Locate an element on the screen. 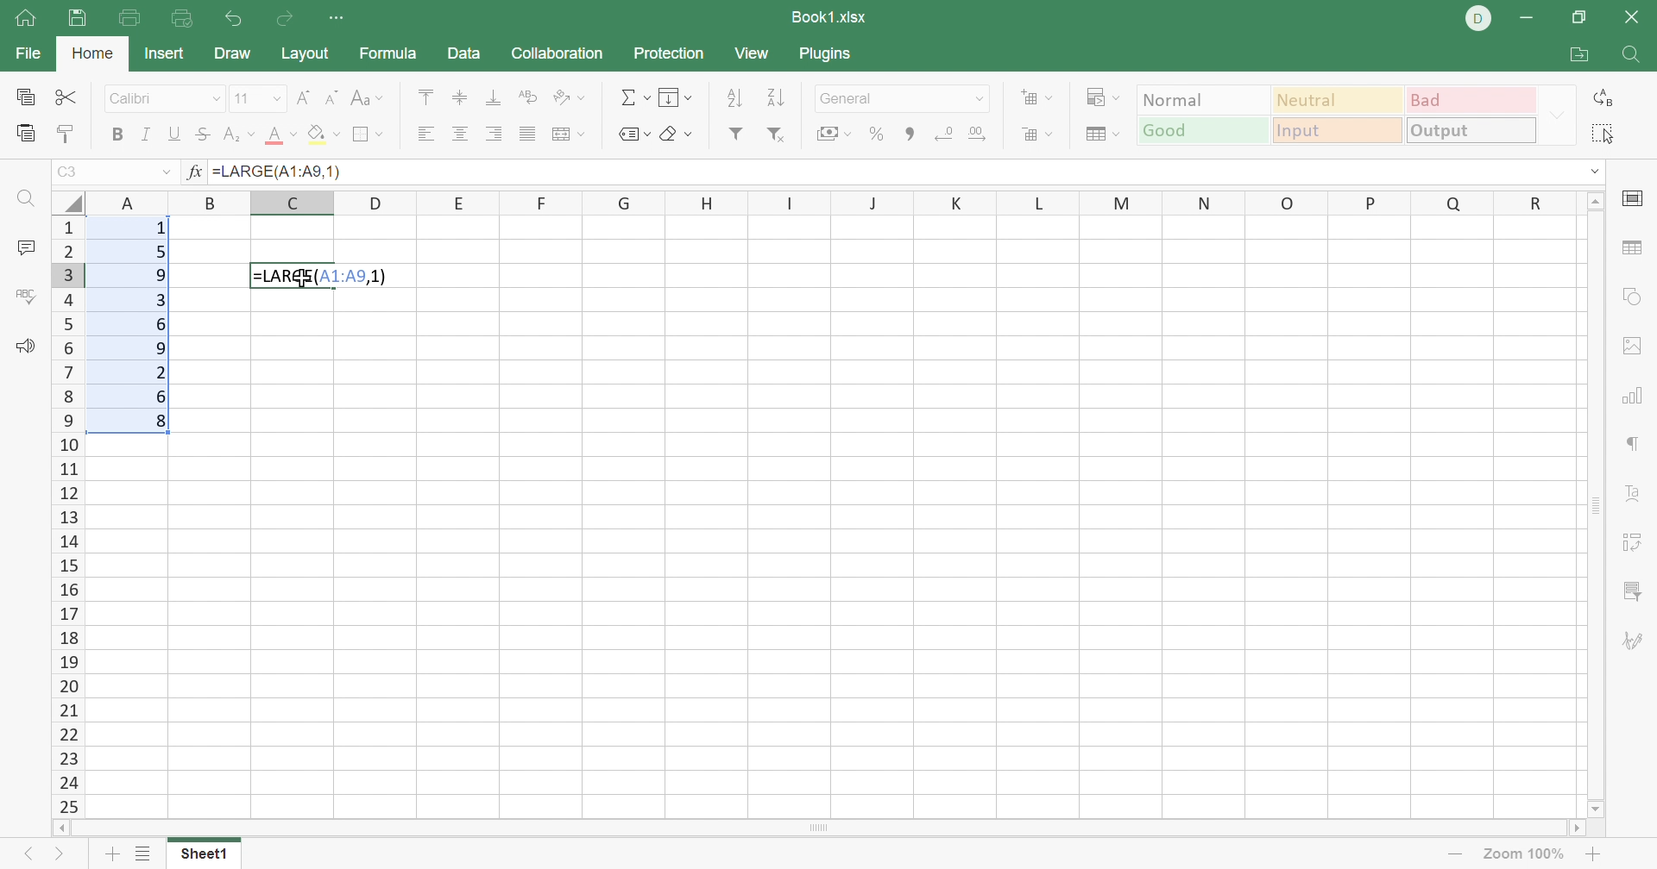 The image size is (1657, 869). Zoom in is located at coordinates (1594, 855).